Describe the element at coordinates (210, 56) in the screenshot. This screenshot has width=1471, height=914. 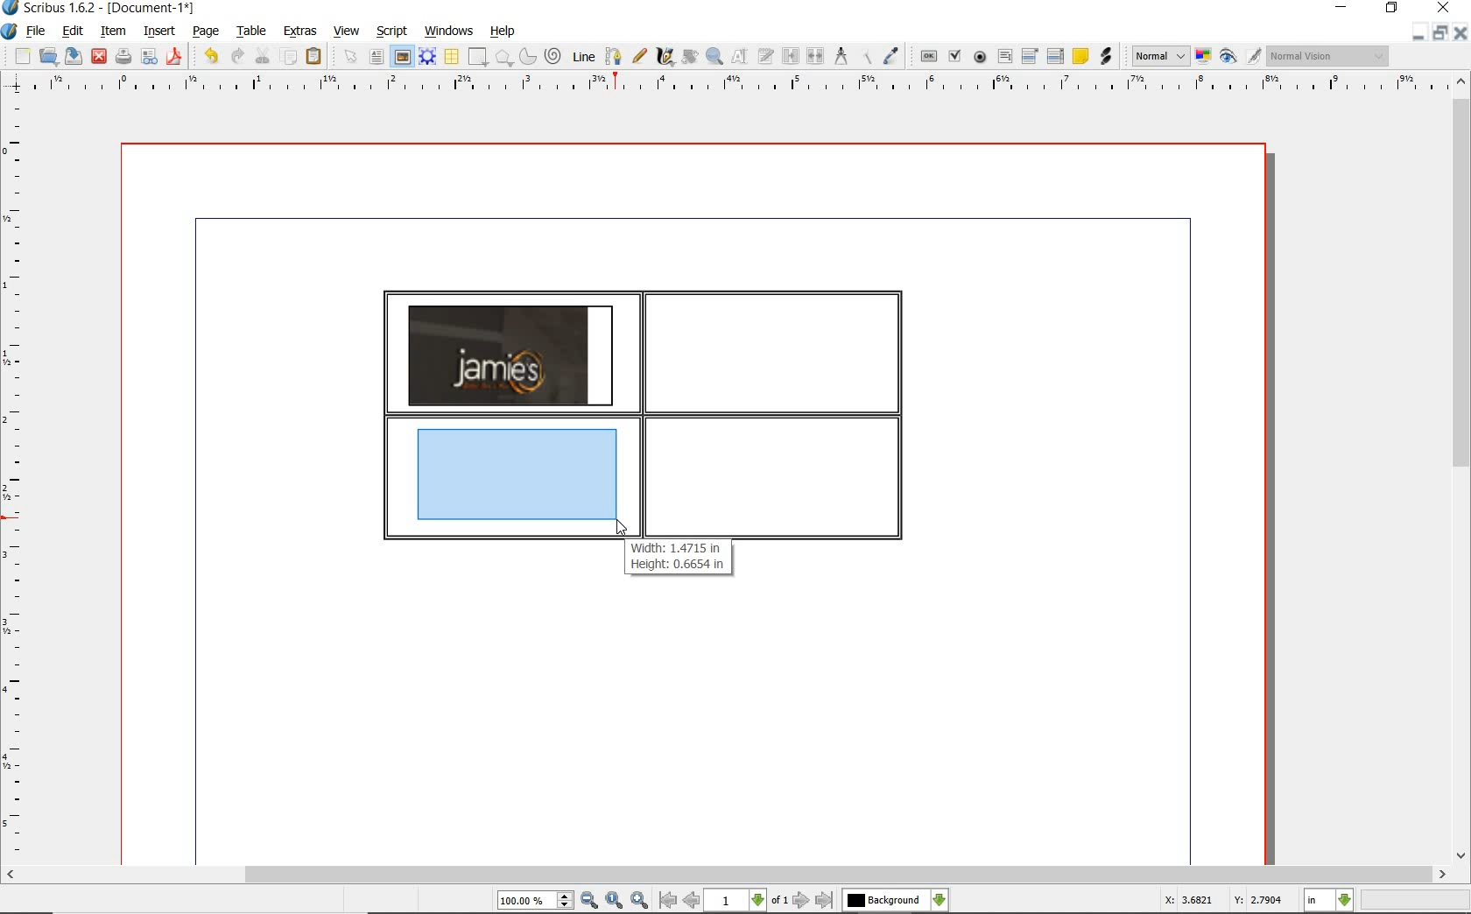
I see `undo` at that location.